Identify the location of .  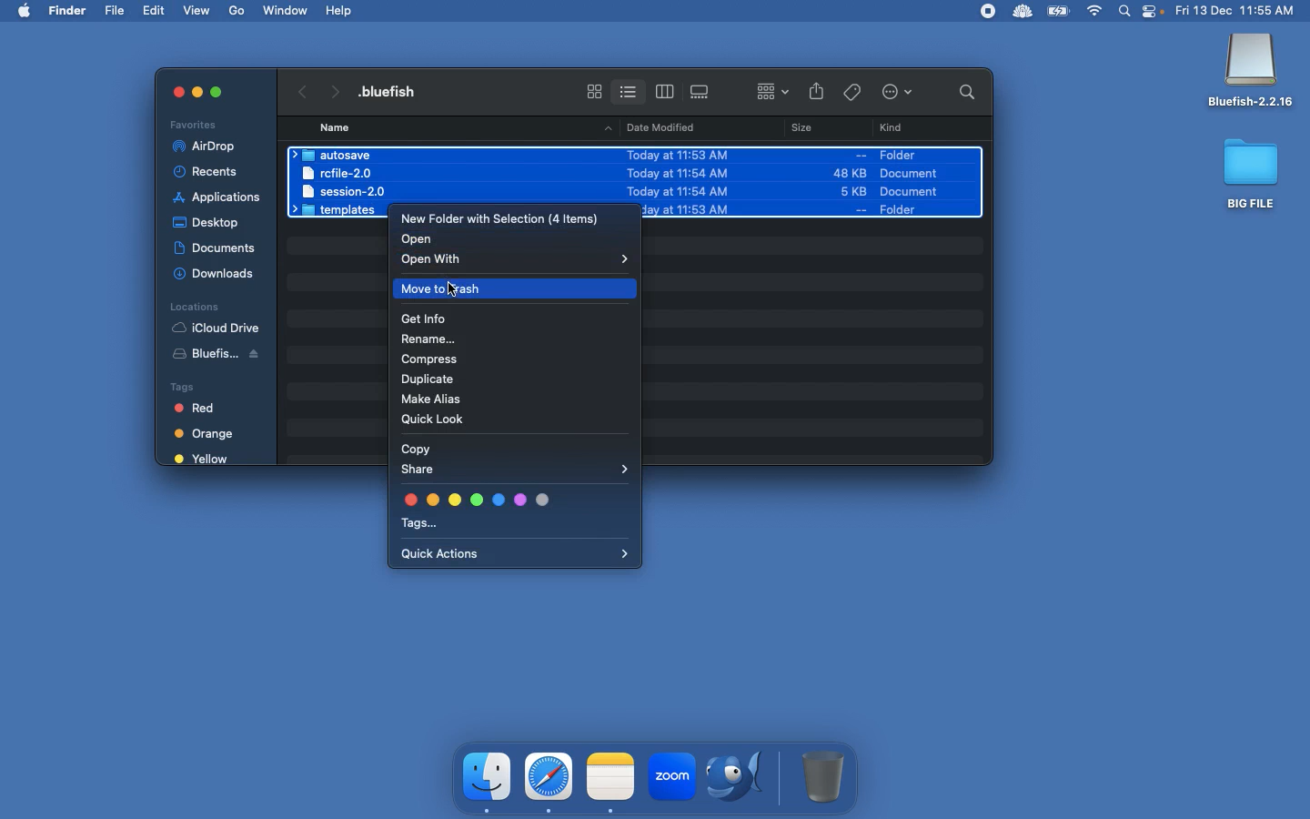
(217, 91).